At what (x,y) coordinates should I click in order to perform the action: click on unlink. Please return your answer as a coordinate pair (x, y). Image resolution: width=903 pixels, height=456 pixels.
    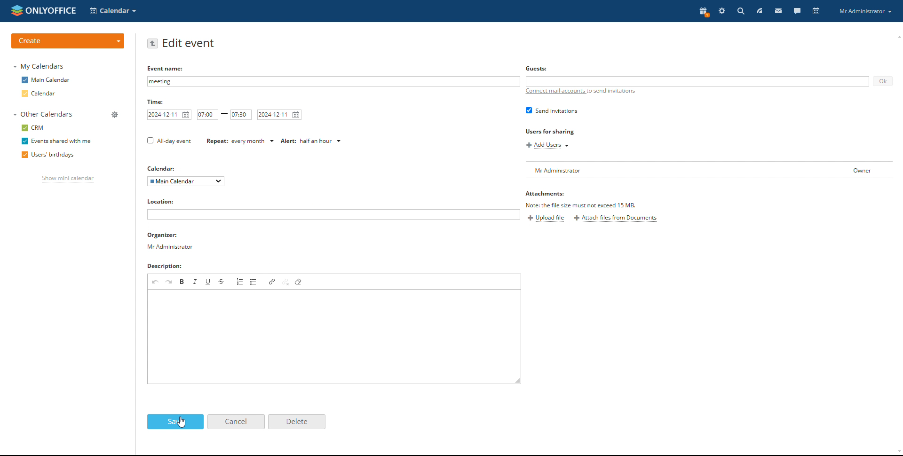
    Looking at the image, I should click on (286, 282).